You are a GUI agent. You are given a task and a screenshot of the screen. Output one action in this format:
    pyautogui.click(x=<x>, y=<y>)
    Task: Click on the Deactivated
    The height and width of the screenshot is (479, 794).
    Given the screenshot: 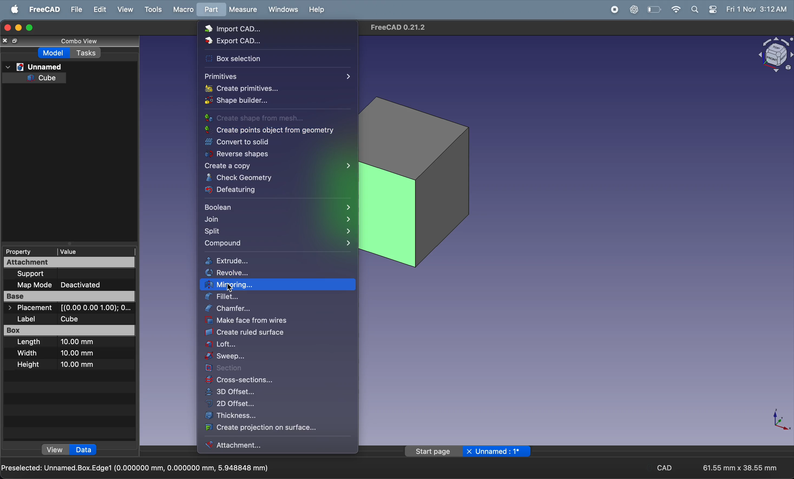 What is the action you would take?
    pyautogui.click(x=90, y=285)
    